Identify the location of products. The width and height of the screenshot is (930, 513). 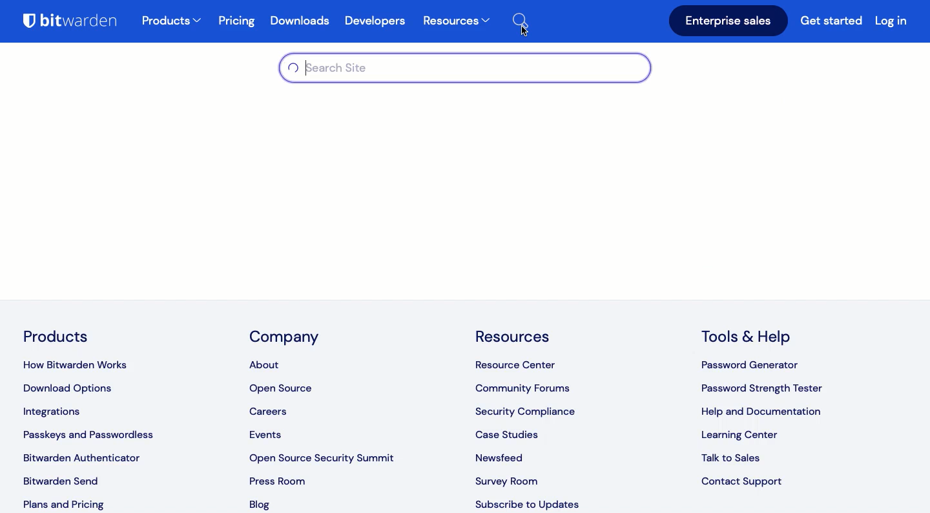
(57, 336).